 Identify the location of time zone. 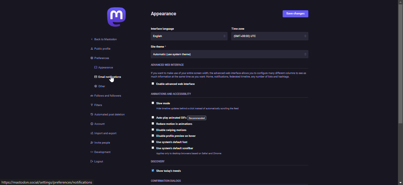
(245, 36).